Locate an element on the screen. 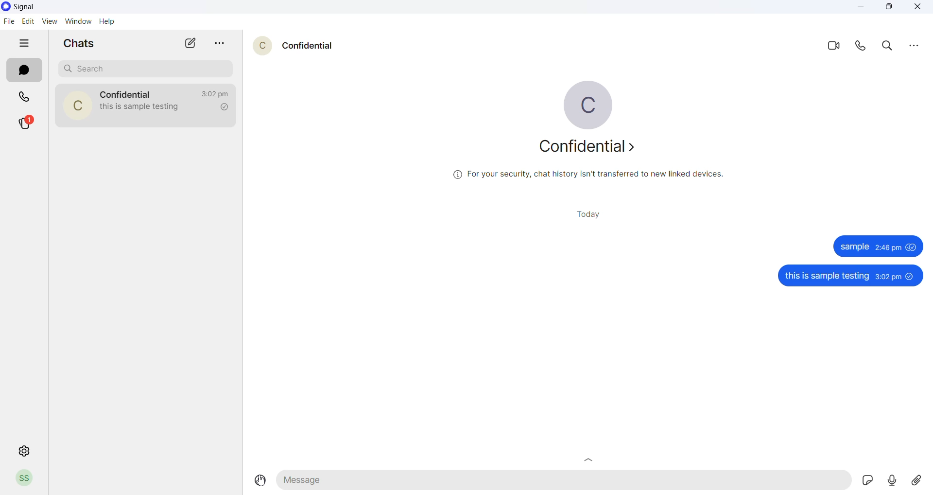  stories is located at coordinates (27, 123).